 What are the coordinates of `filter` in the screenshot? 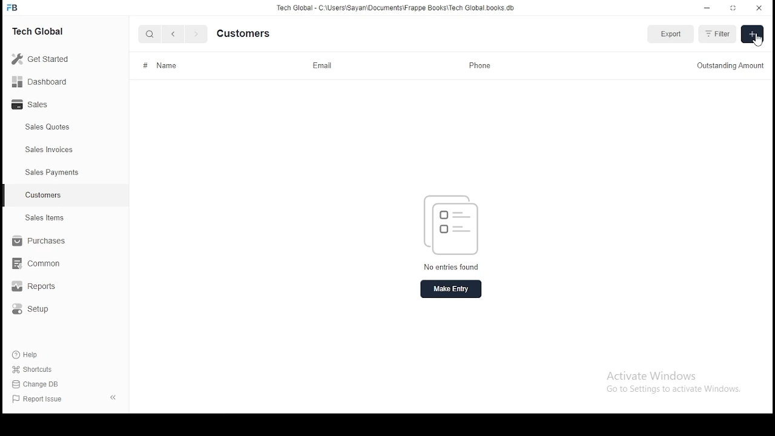 It's located at (717, 33).